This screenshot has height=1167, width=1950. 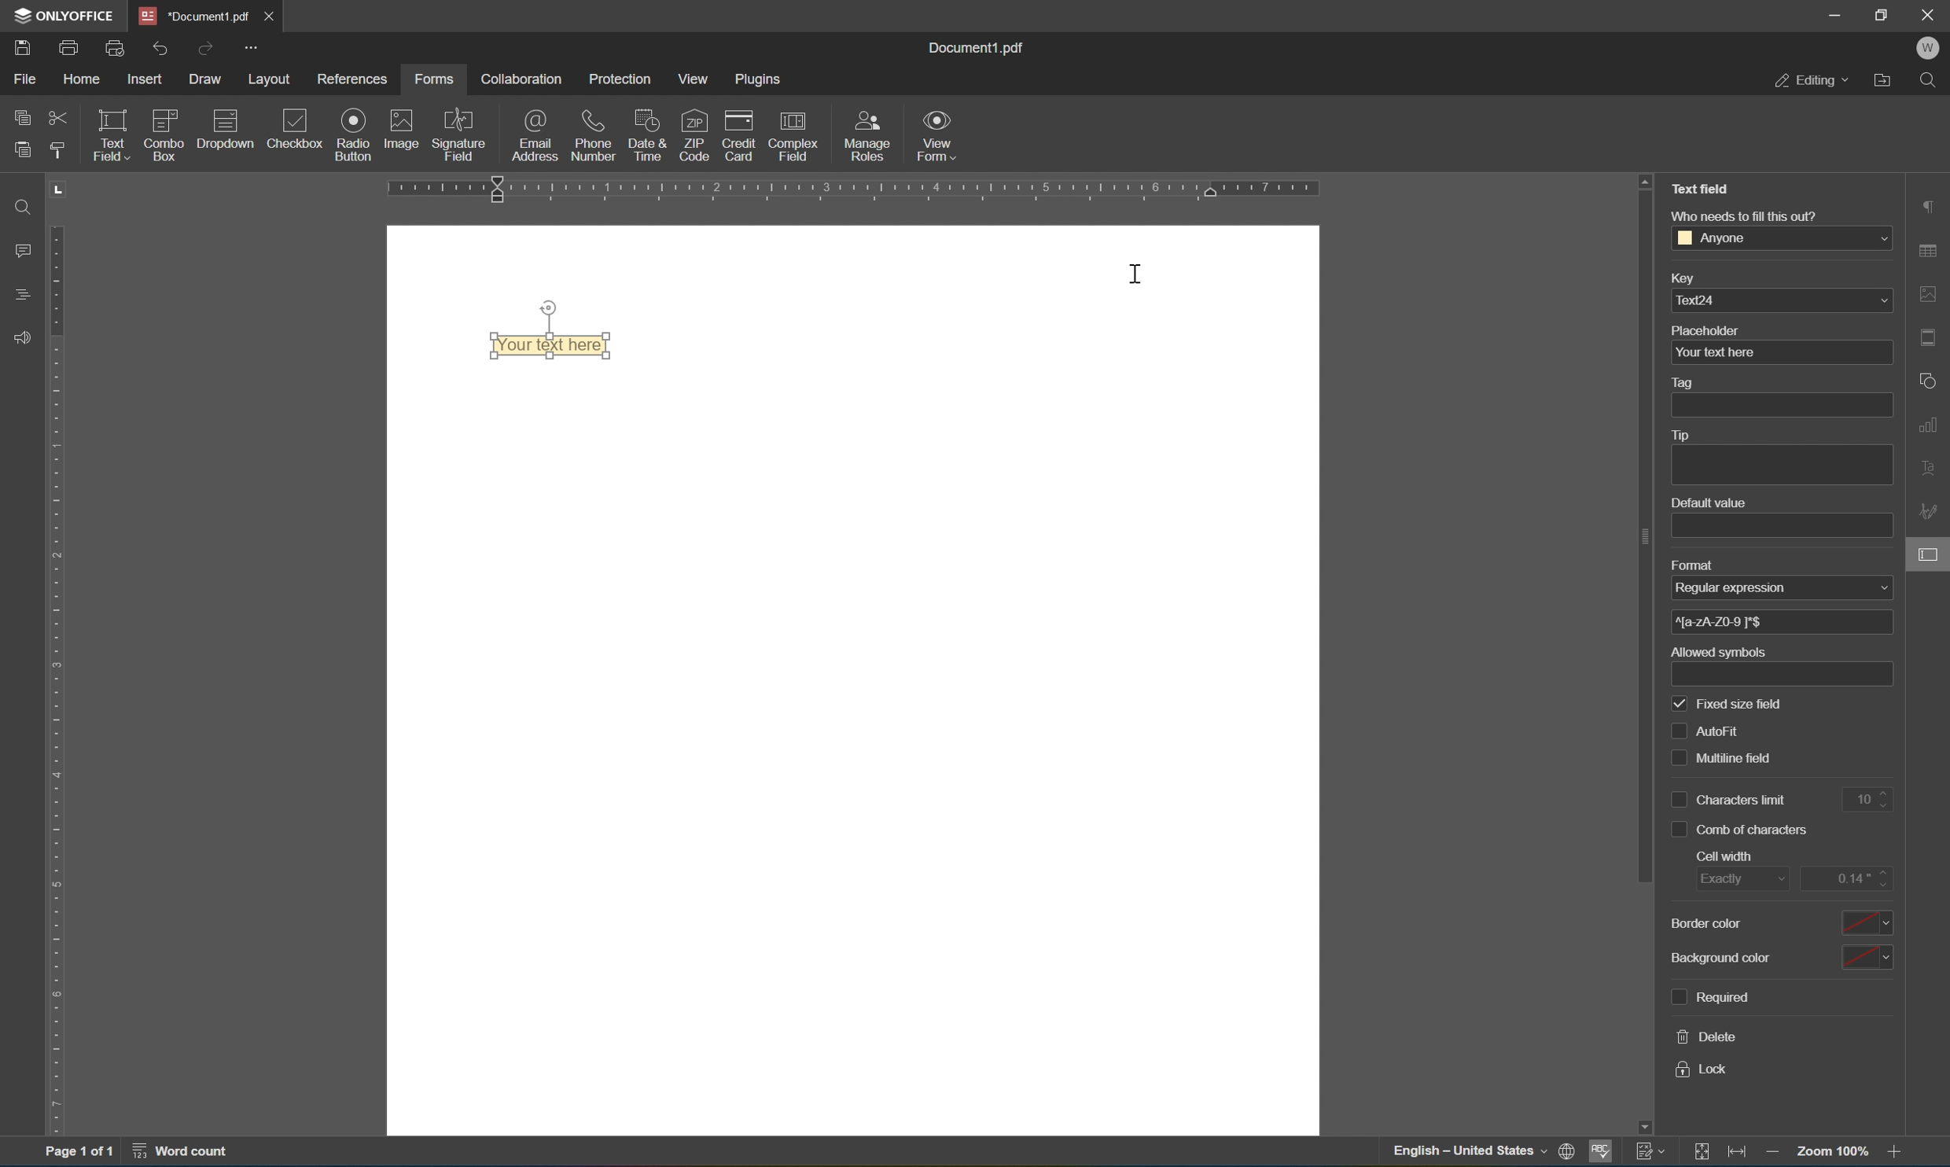 I want to click on cut, so click(x=59, y=120).